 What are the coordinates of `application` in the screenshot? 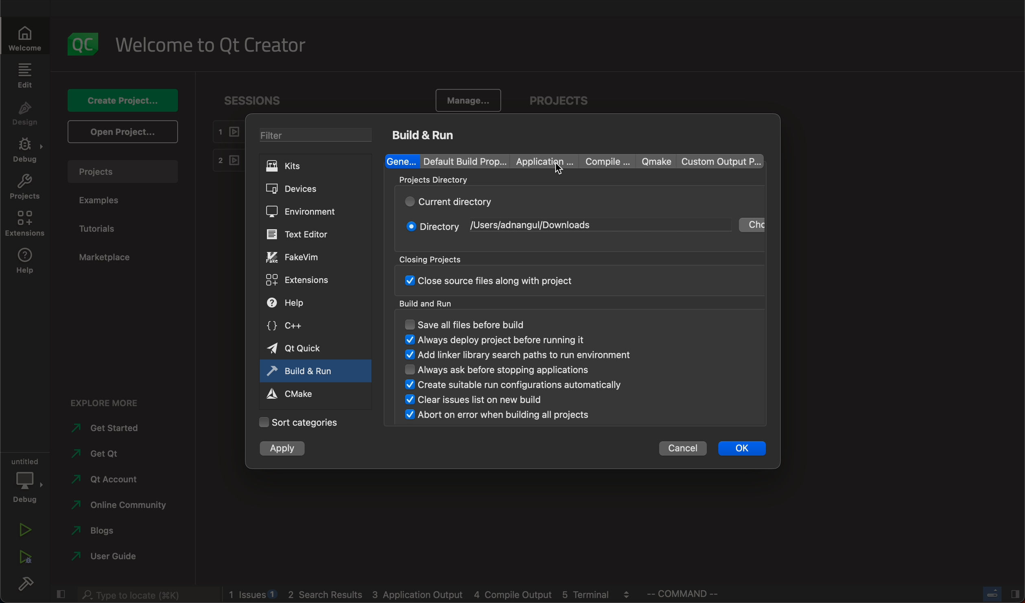 It's located at (545, 161).